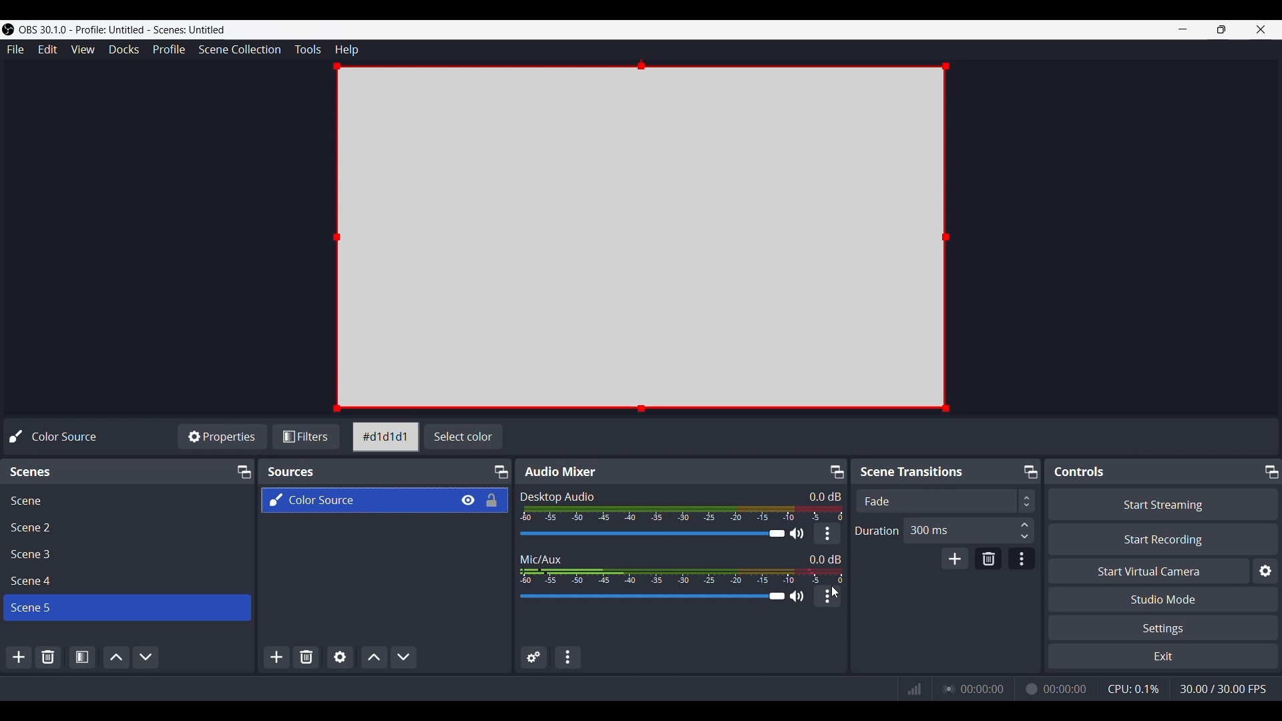 The image size is (1282, 721). What do you see at coordinates (1162, 657) in the screenshot?
I see `Exit` at bounding box center [1162, 657].